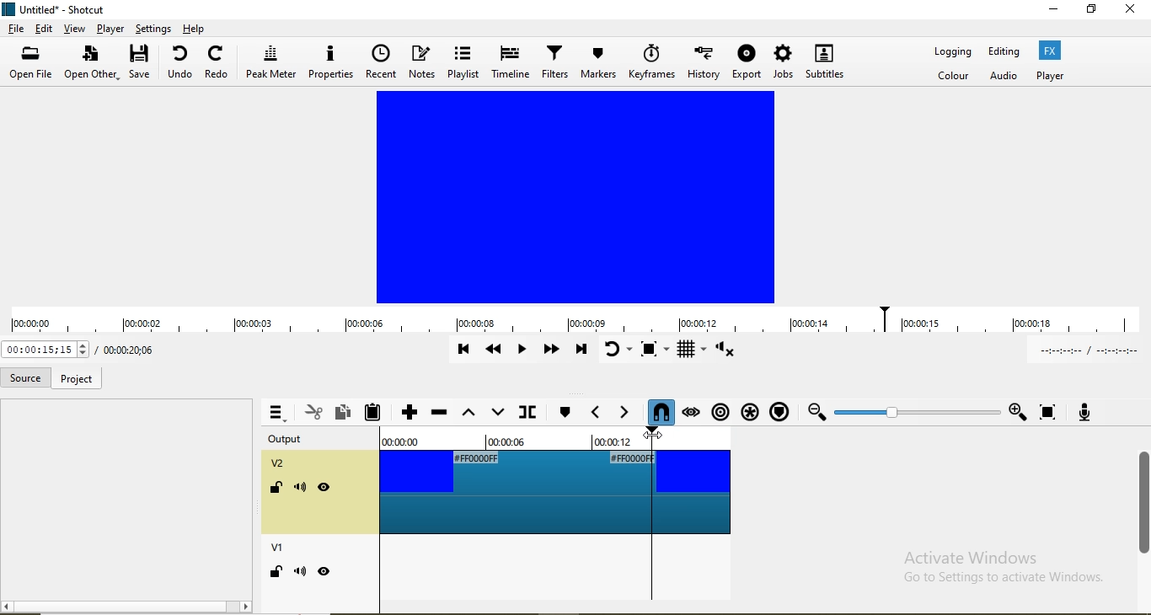 This screenshot has height=615, width=1151. Describe the element at coordinates (345, 411) in the screenshot. I see `Copy` at that location.